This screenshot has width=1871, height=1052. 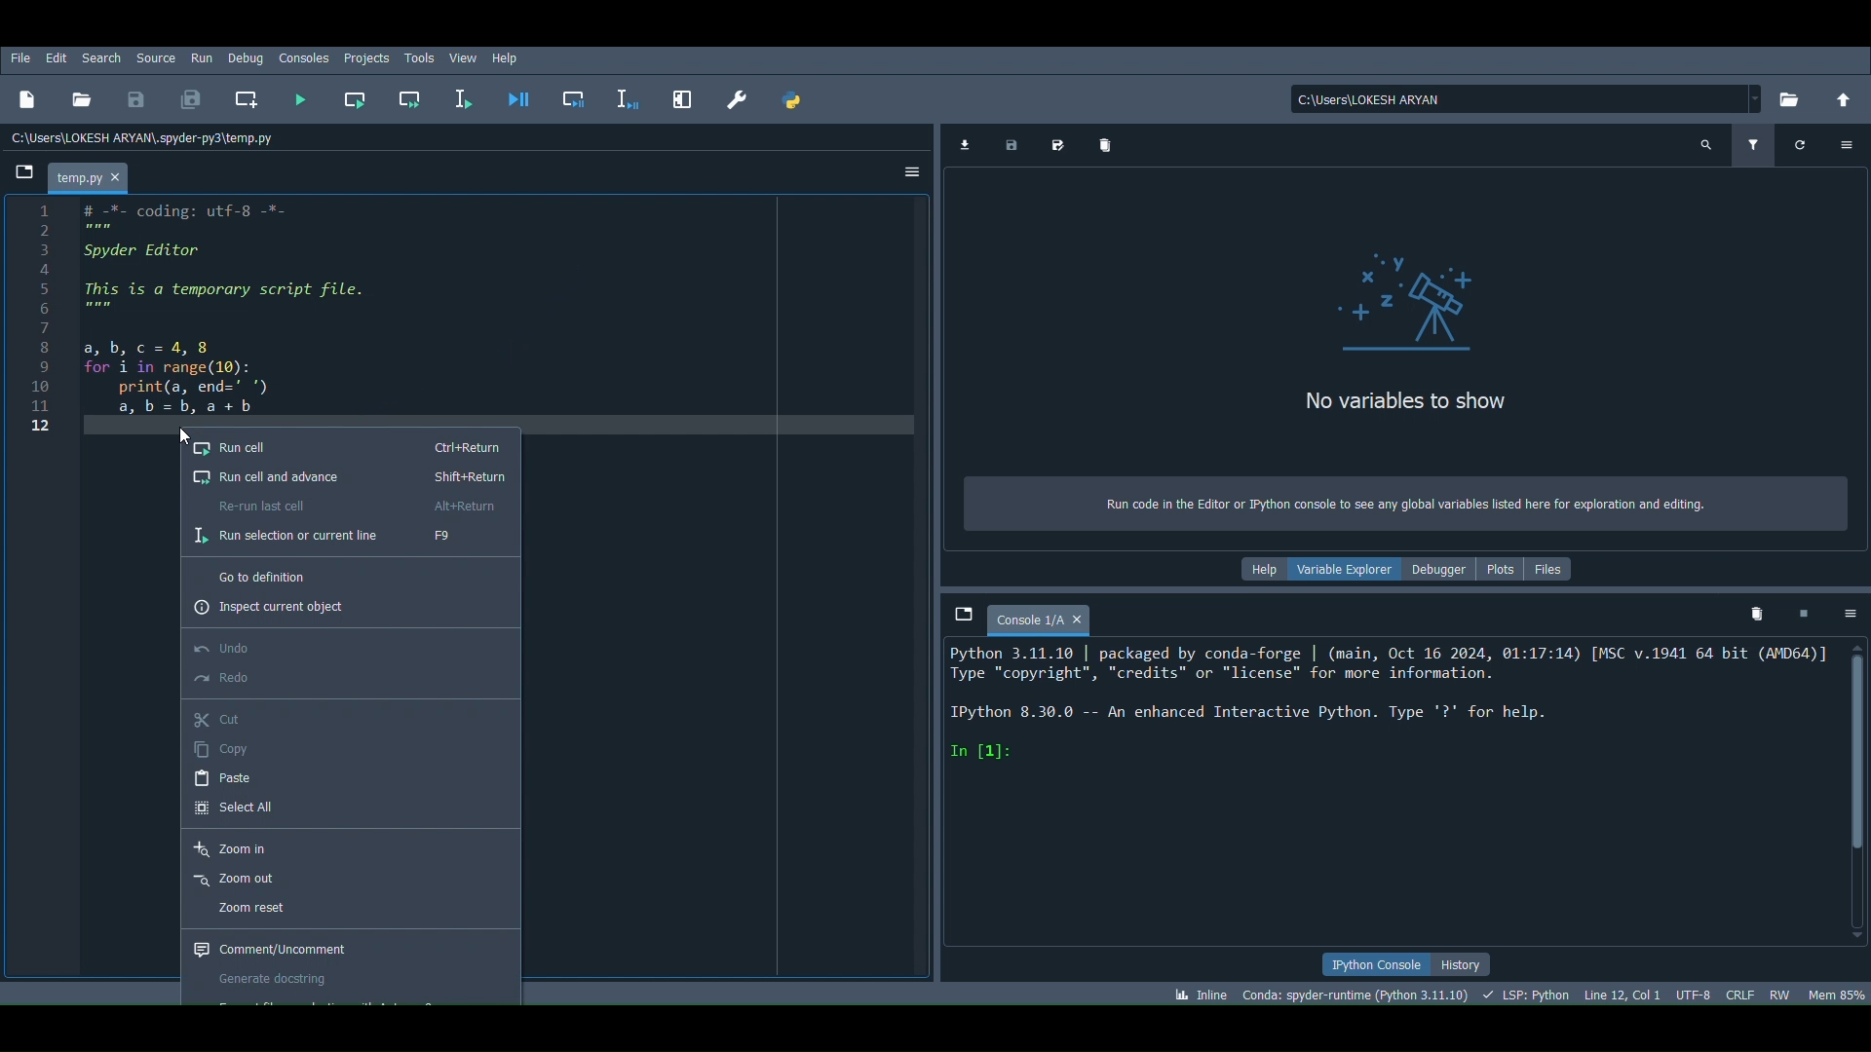 What do you see at coordinates (358, 96) in the screenshot?
I see `Run current cell (Ctrl + Return)` at bounding box center [358, 96].